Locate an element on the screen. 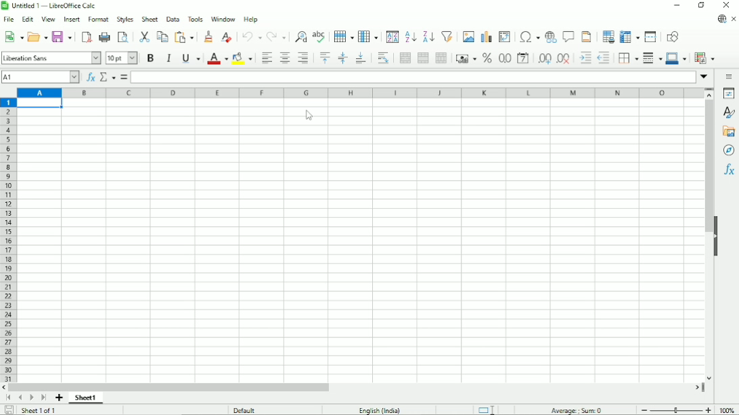 This screenshot has height=415, width=739. Find and replace is located at coordinates (299, 36).